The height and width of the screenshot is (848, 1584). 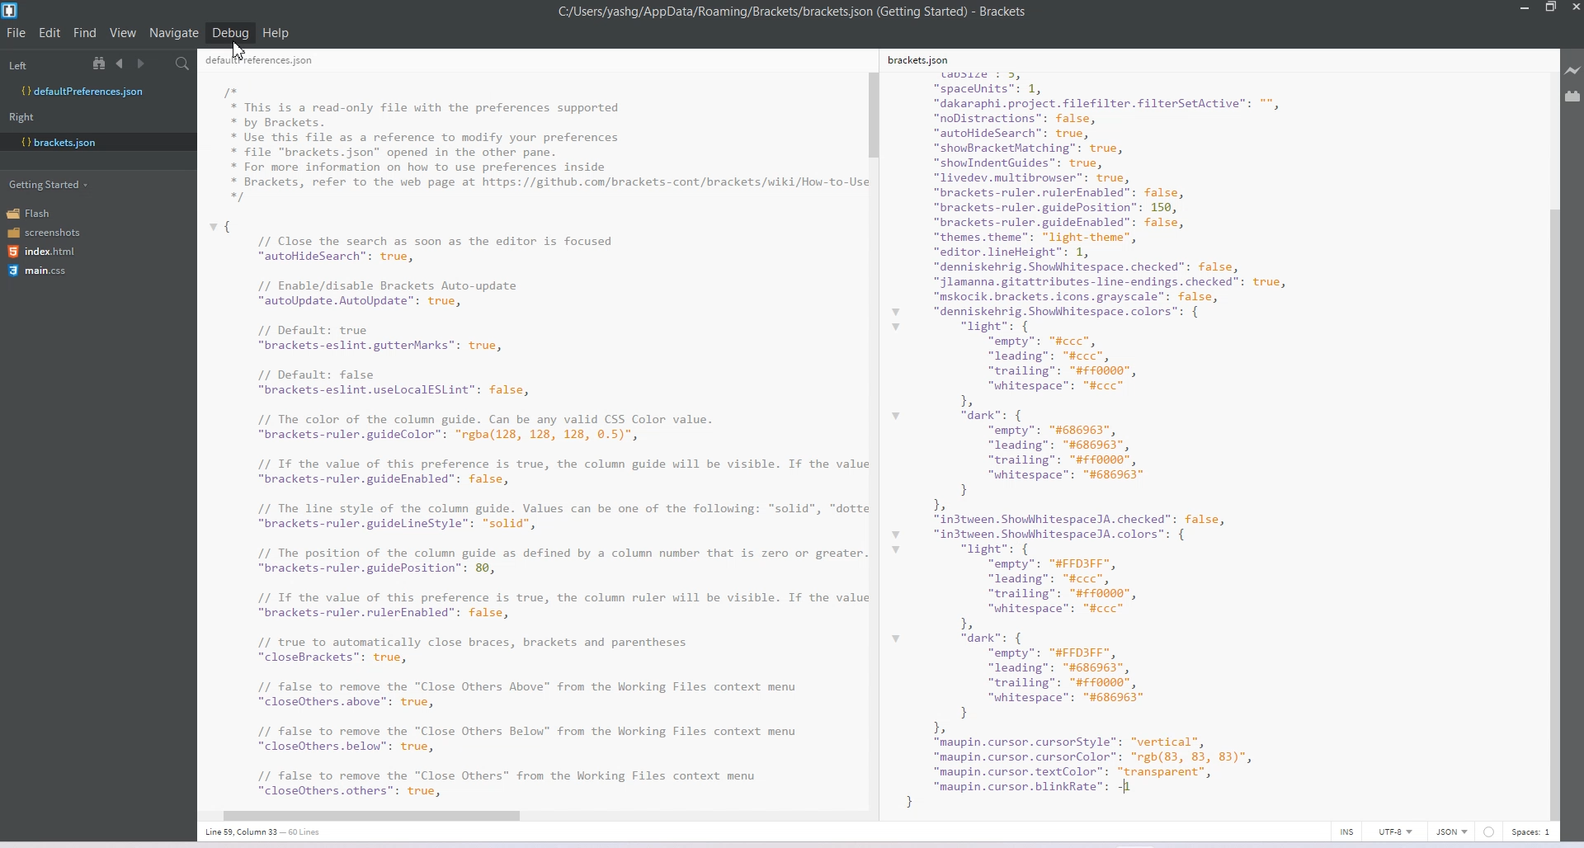 What do you see at coordinates (47, 252) in the screenshot?
I see `index.html` at bounding box center [47, 252].